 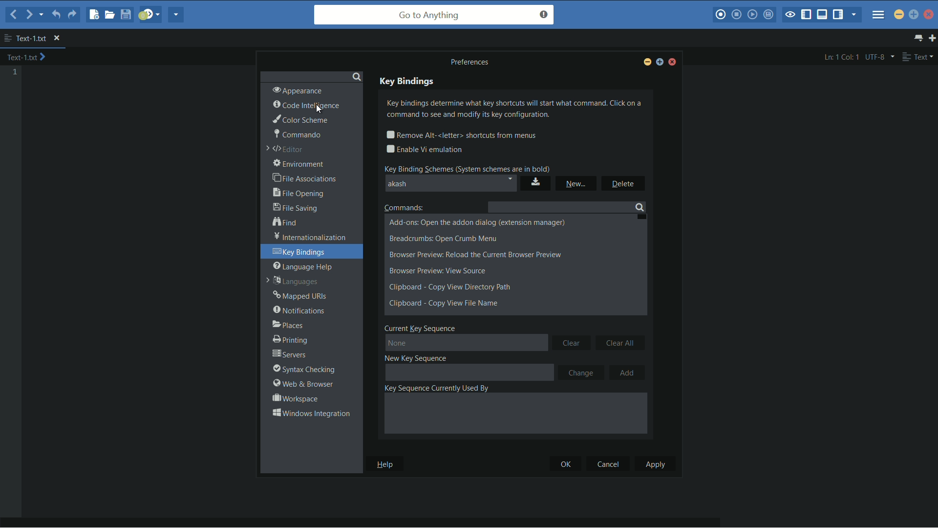 I want to click on help, so click(x=386, y=464).